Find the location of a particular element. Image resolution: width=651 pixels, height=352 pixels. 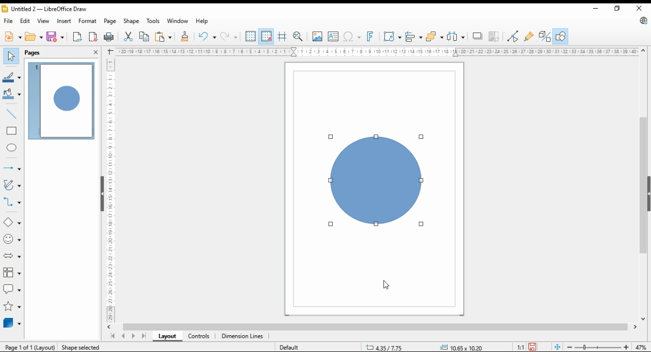

page is located at coordinates (110, 21).